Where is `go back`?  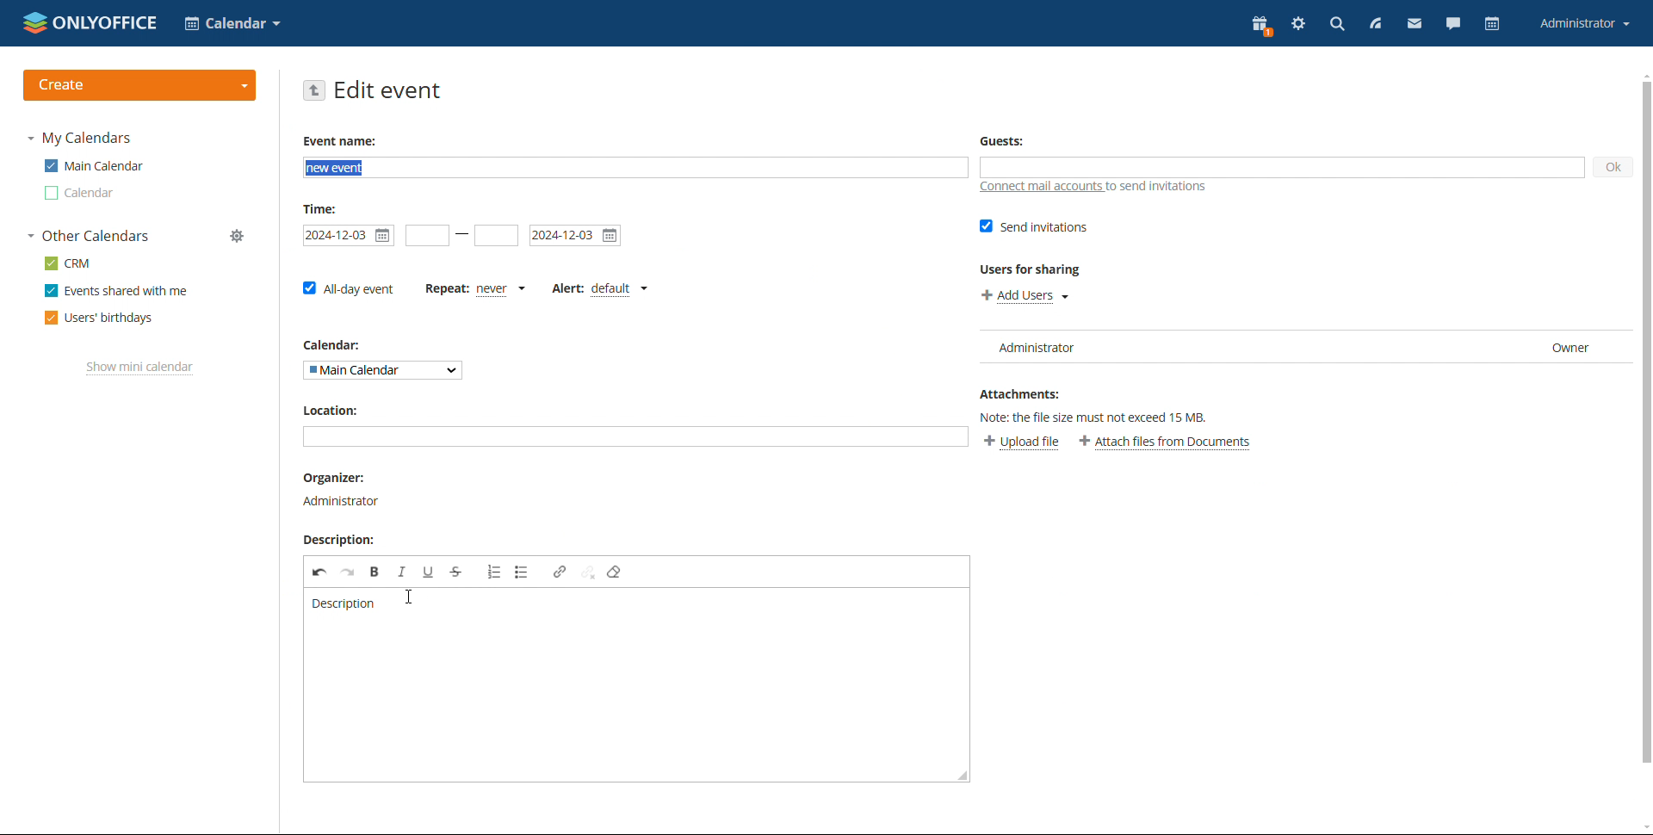
go back is located at coordinates (314, 90).